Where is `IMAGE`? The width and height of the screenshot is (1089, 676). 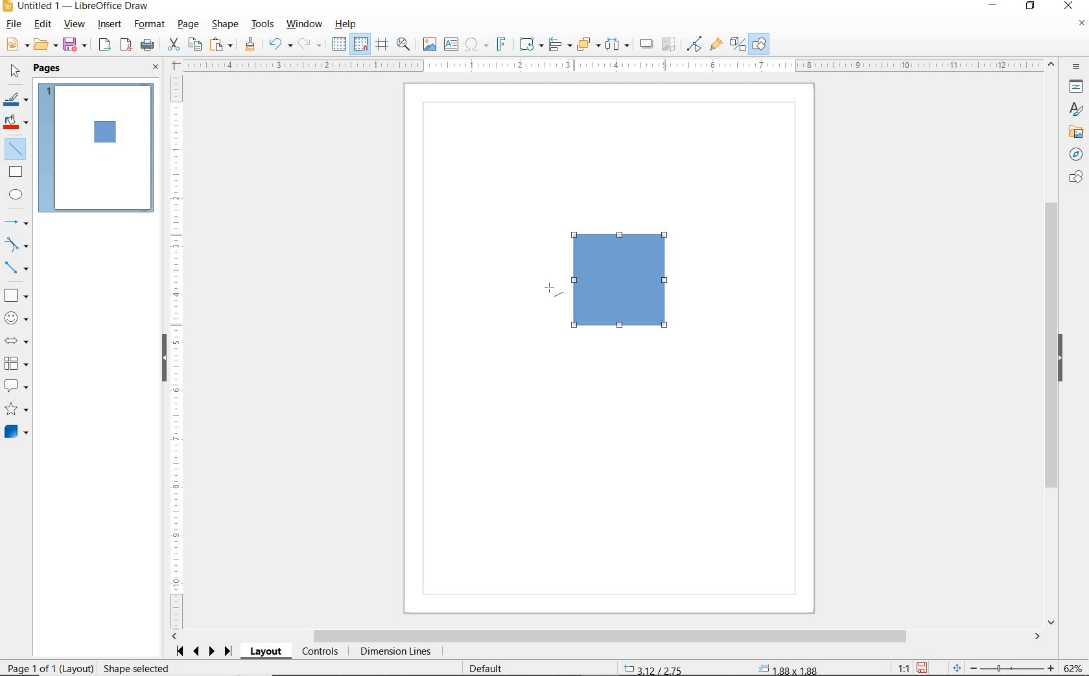
IMAGE is located at coordinates (429, 43).